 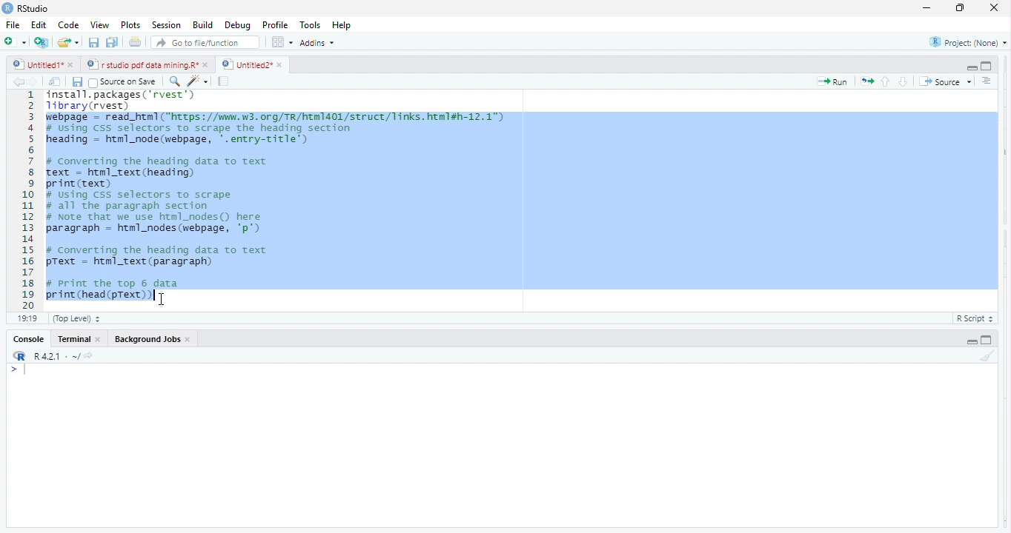 I want to click on save current document, so click(x=77, y=83).